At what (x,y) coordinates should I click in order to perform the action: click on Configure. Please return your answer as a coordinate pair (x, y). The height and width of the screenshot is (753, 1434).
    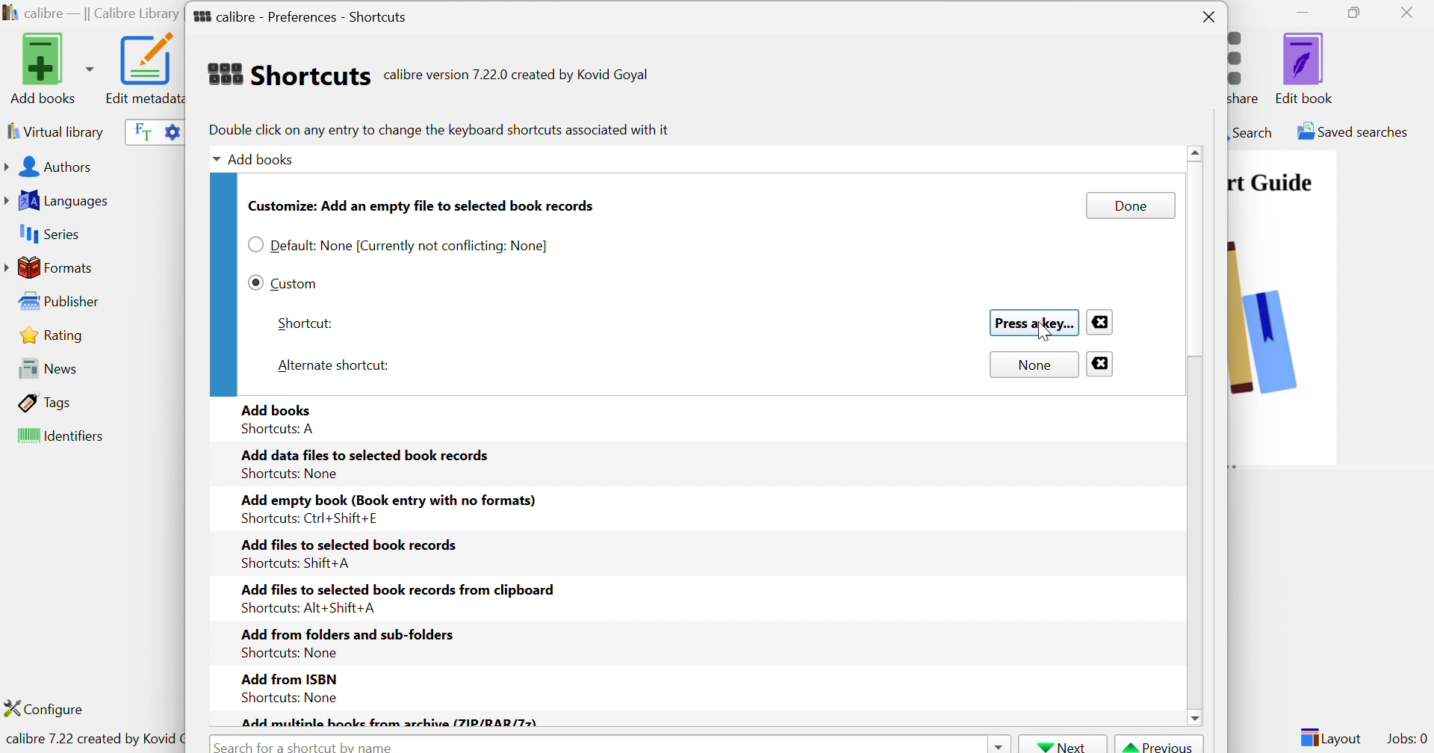
    Looking at the image, I should click on (50, 708).